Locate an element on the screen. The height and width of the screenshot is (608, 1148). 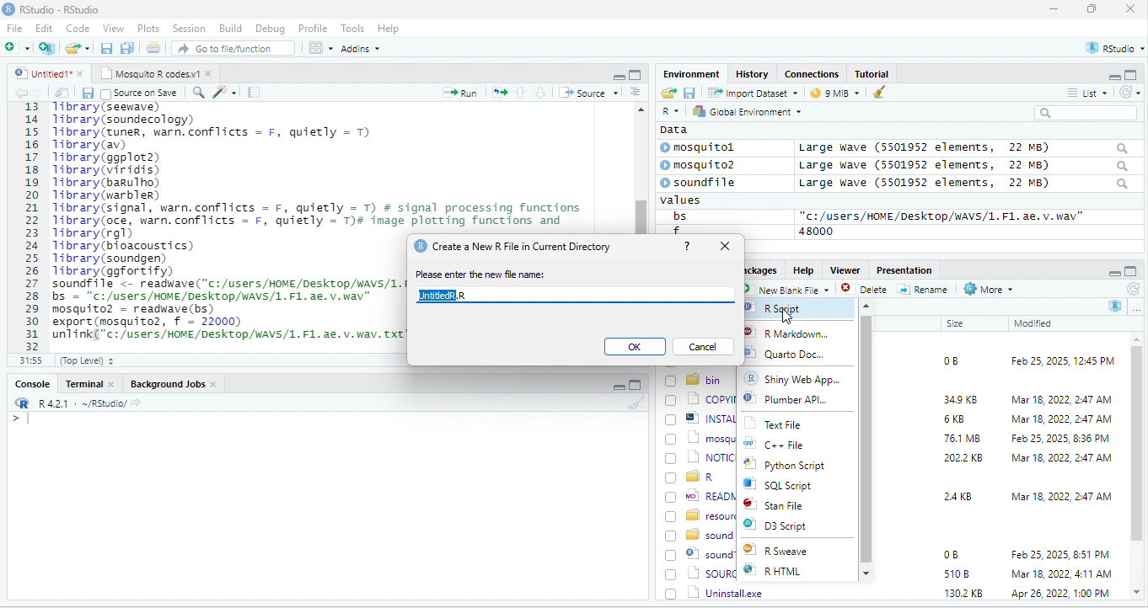
(Top Level) + is located at coordinates (87, 360).